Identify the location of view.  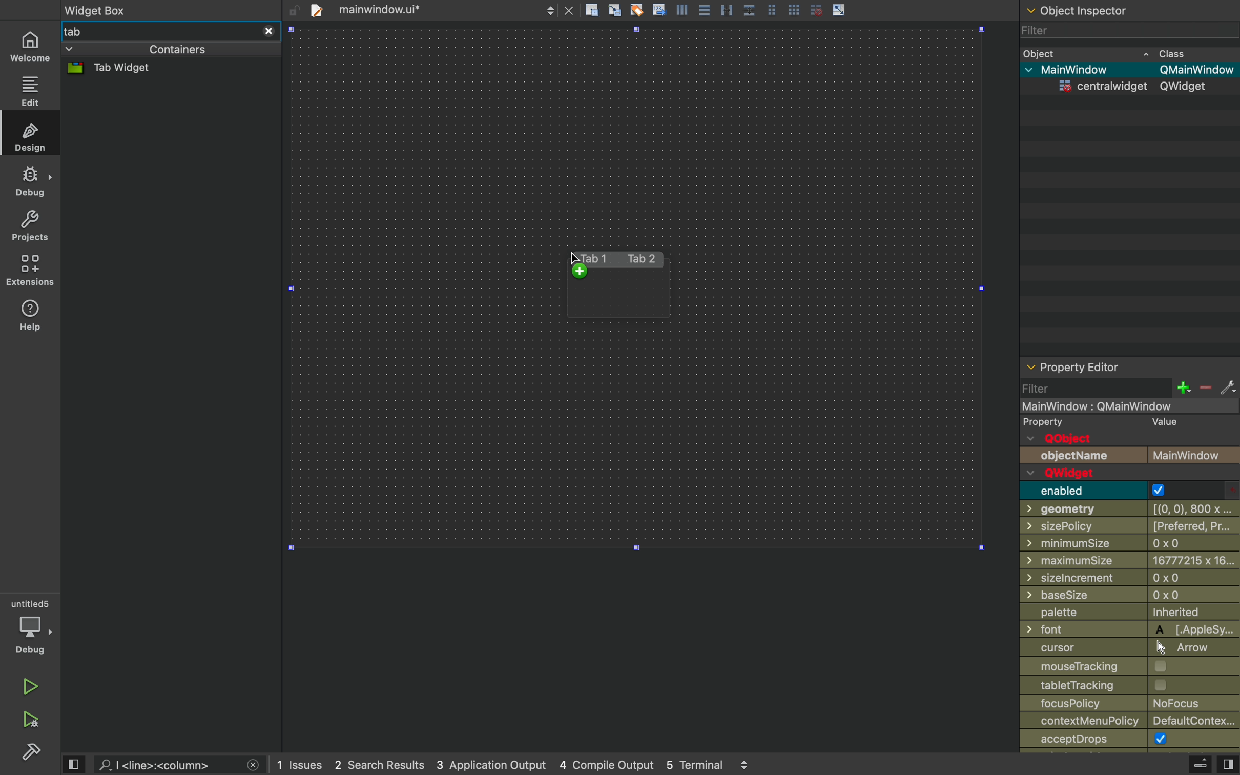
(1228, 765).